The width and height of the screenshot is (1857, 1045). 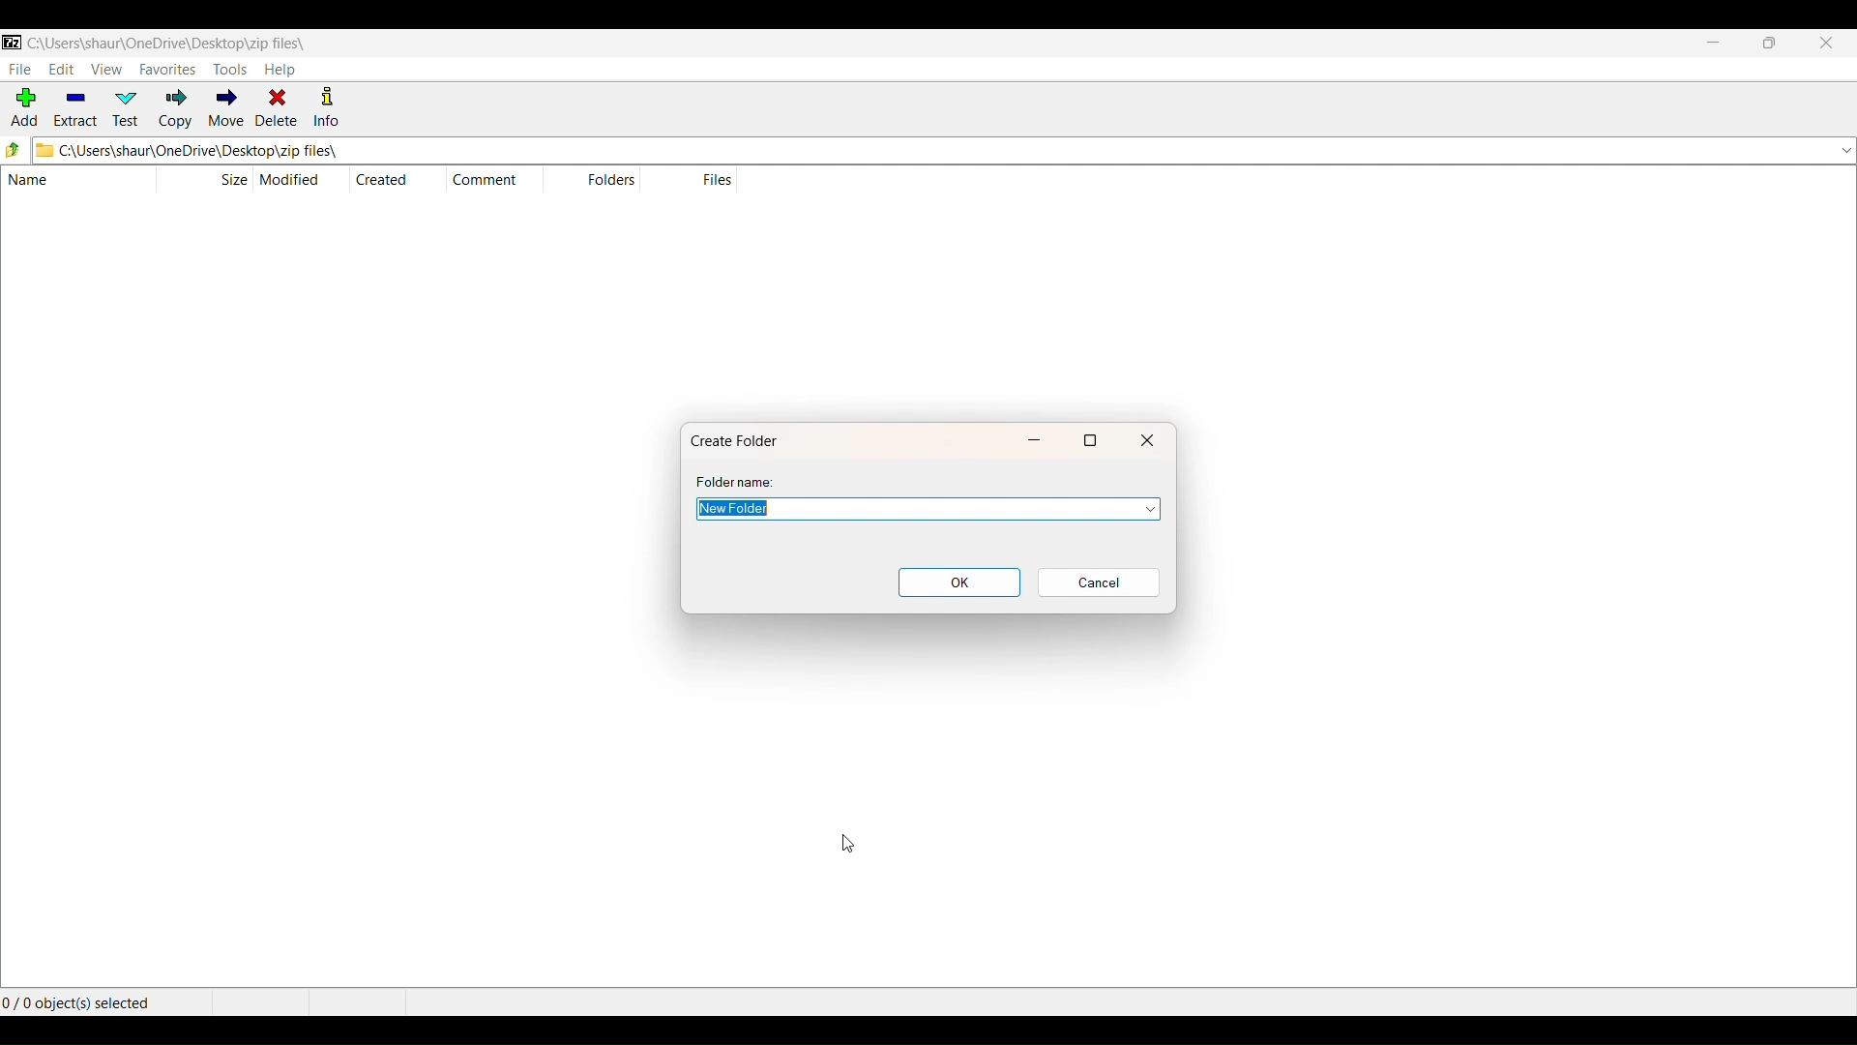 What do you see at coordinates (74, 109) in the screenshot?
I see `EXTRACT` at bounding box center [74, 109].